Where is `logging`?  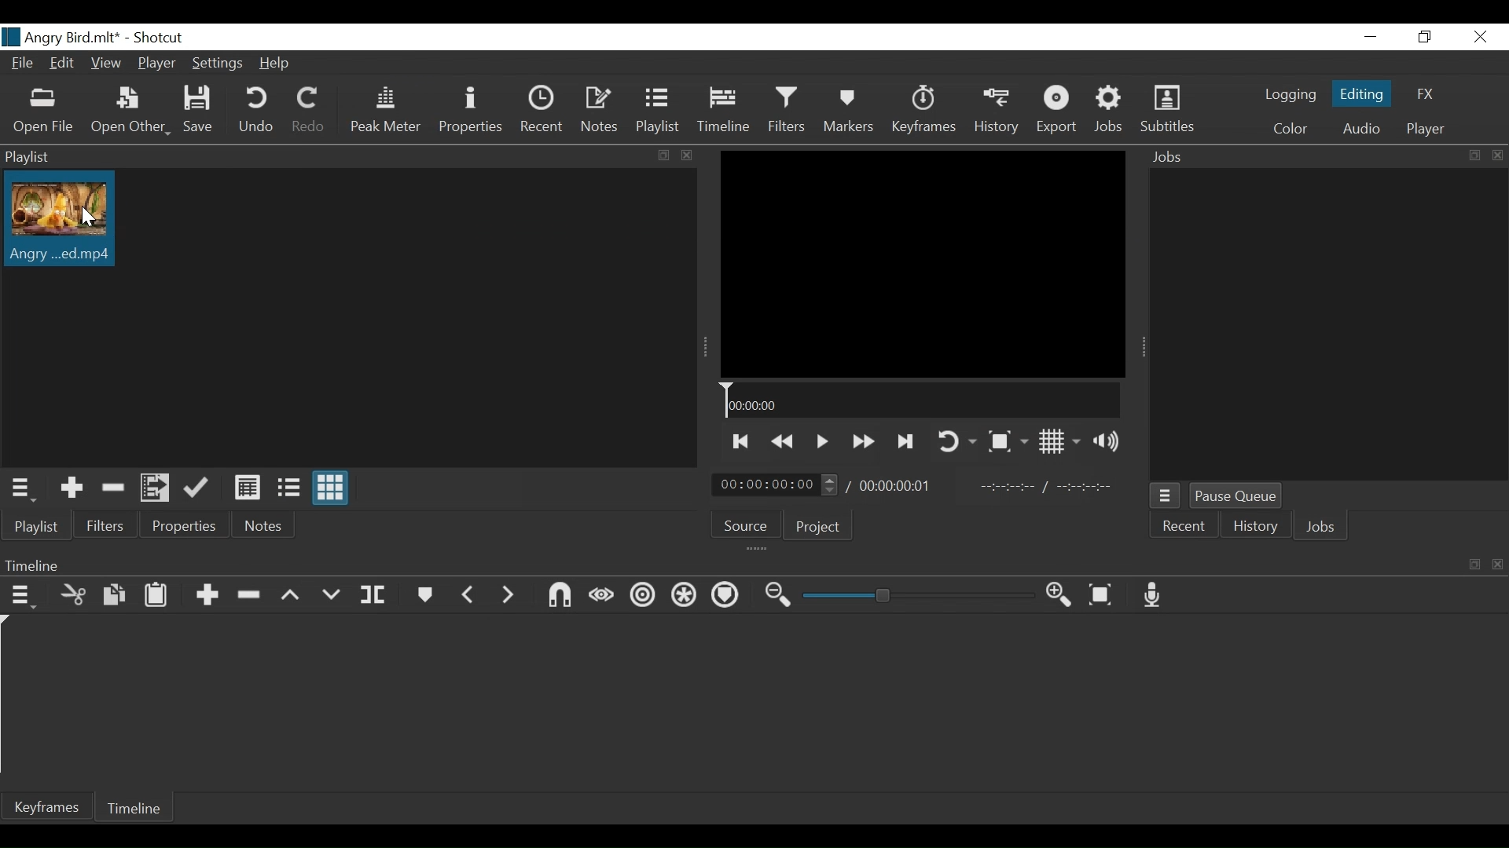
logging is located at coordinates (1291, 95).